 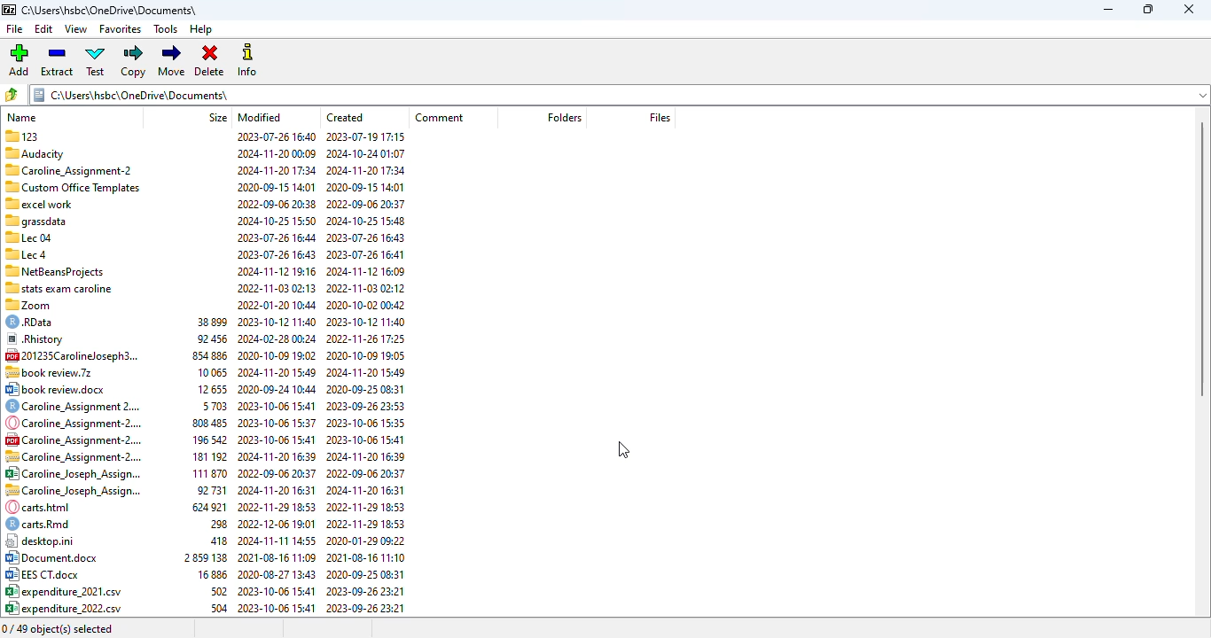 I want to click on | Caroline Joseph Assigi¥, 111870 2022-09-06 20:37 2022-09-06 20:37, so click(x=204, y=456).